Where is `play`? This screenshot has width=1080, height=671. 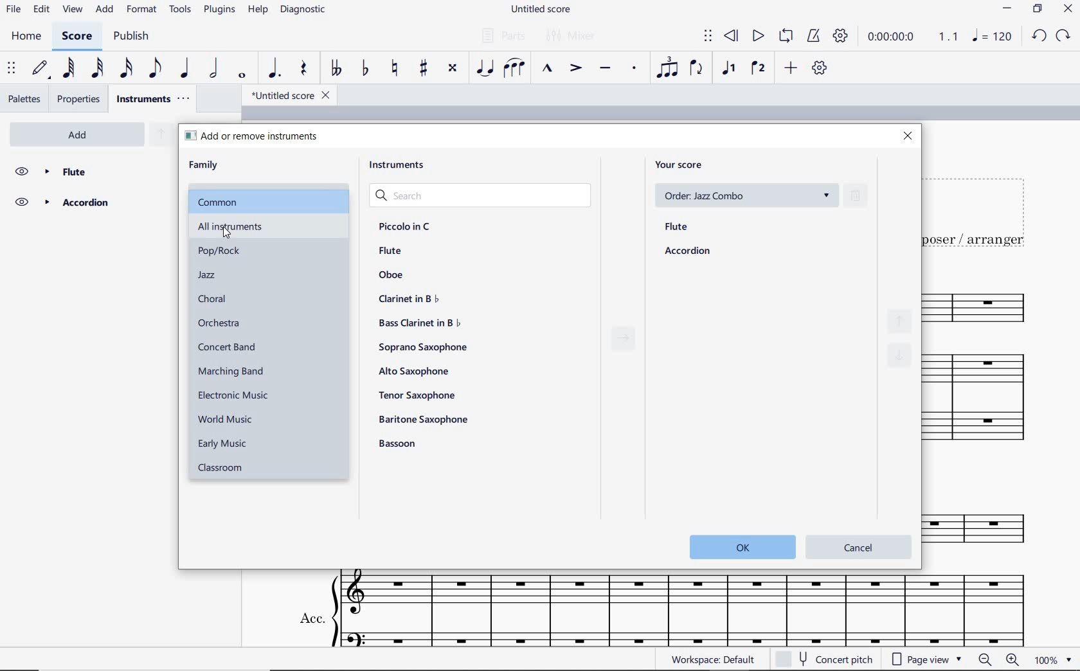
play is located at coordinates (758, 38).